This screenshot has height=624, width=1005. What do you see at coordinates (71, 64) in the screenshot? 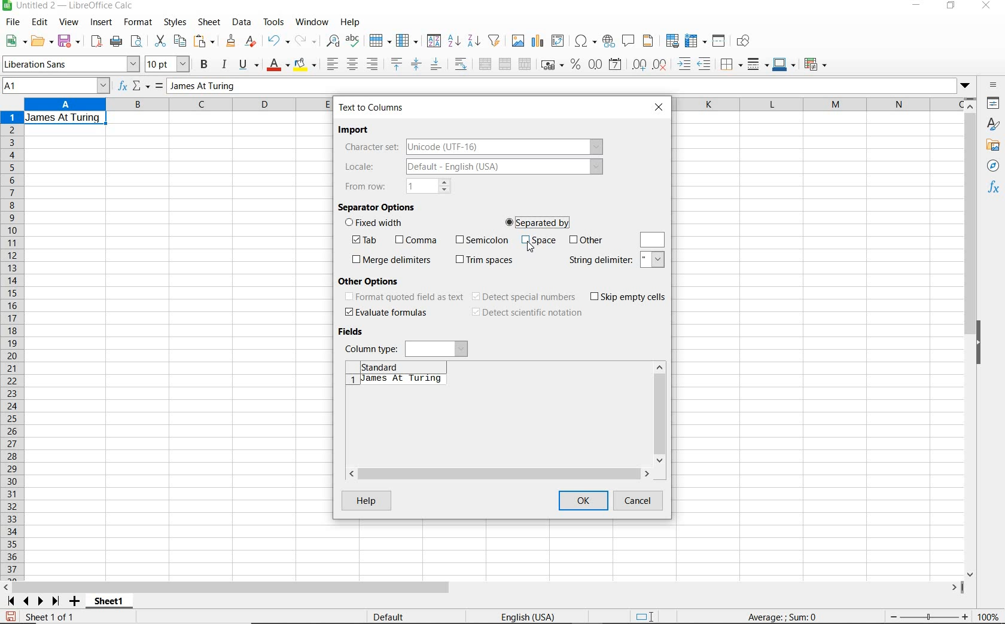
I see `font name` at bounding box center [71, 64].